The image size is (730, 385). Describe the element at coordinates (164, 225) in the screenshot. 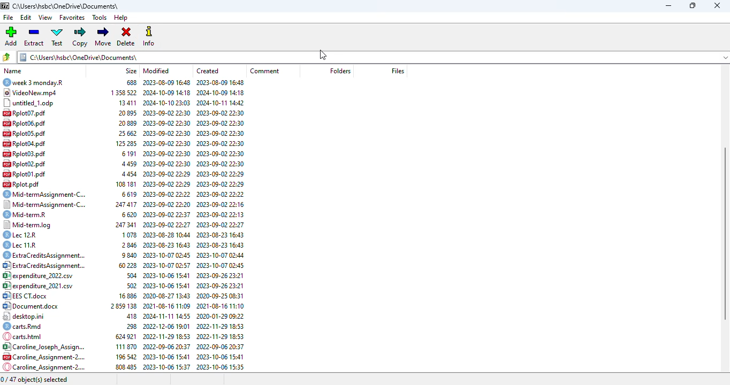

I see `2023-09-02 22-27` at that location.